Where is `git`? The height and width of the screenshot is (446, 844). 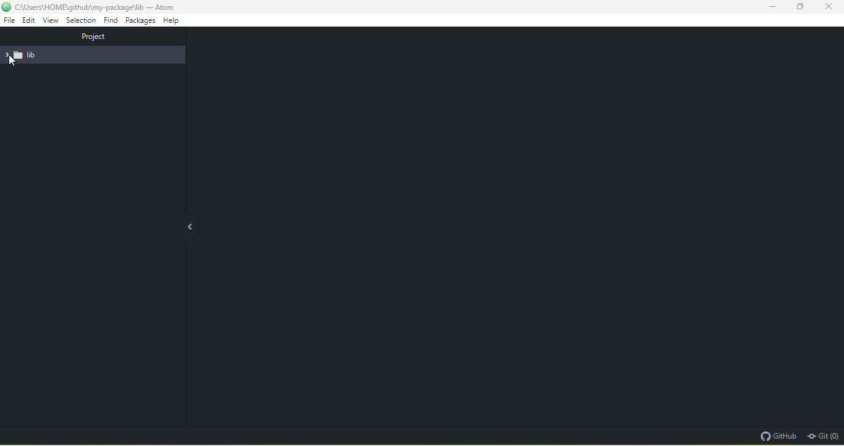 git is located at coordinates (822, 435).